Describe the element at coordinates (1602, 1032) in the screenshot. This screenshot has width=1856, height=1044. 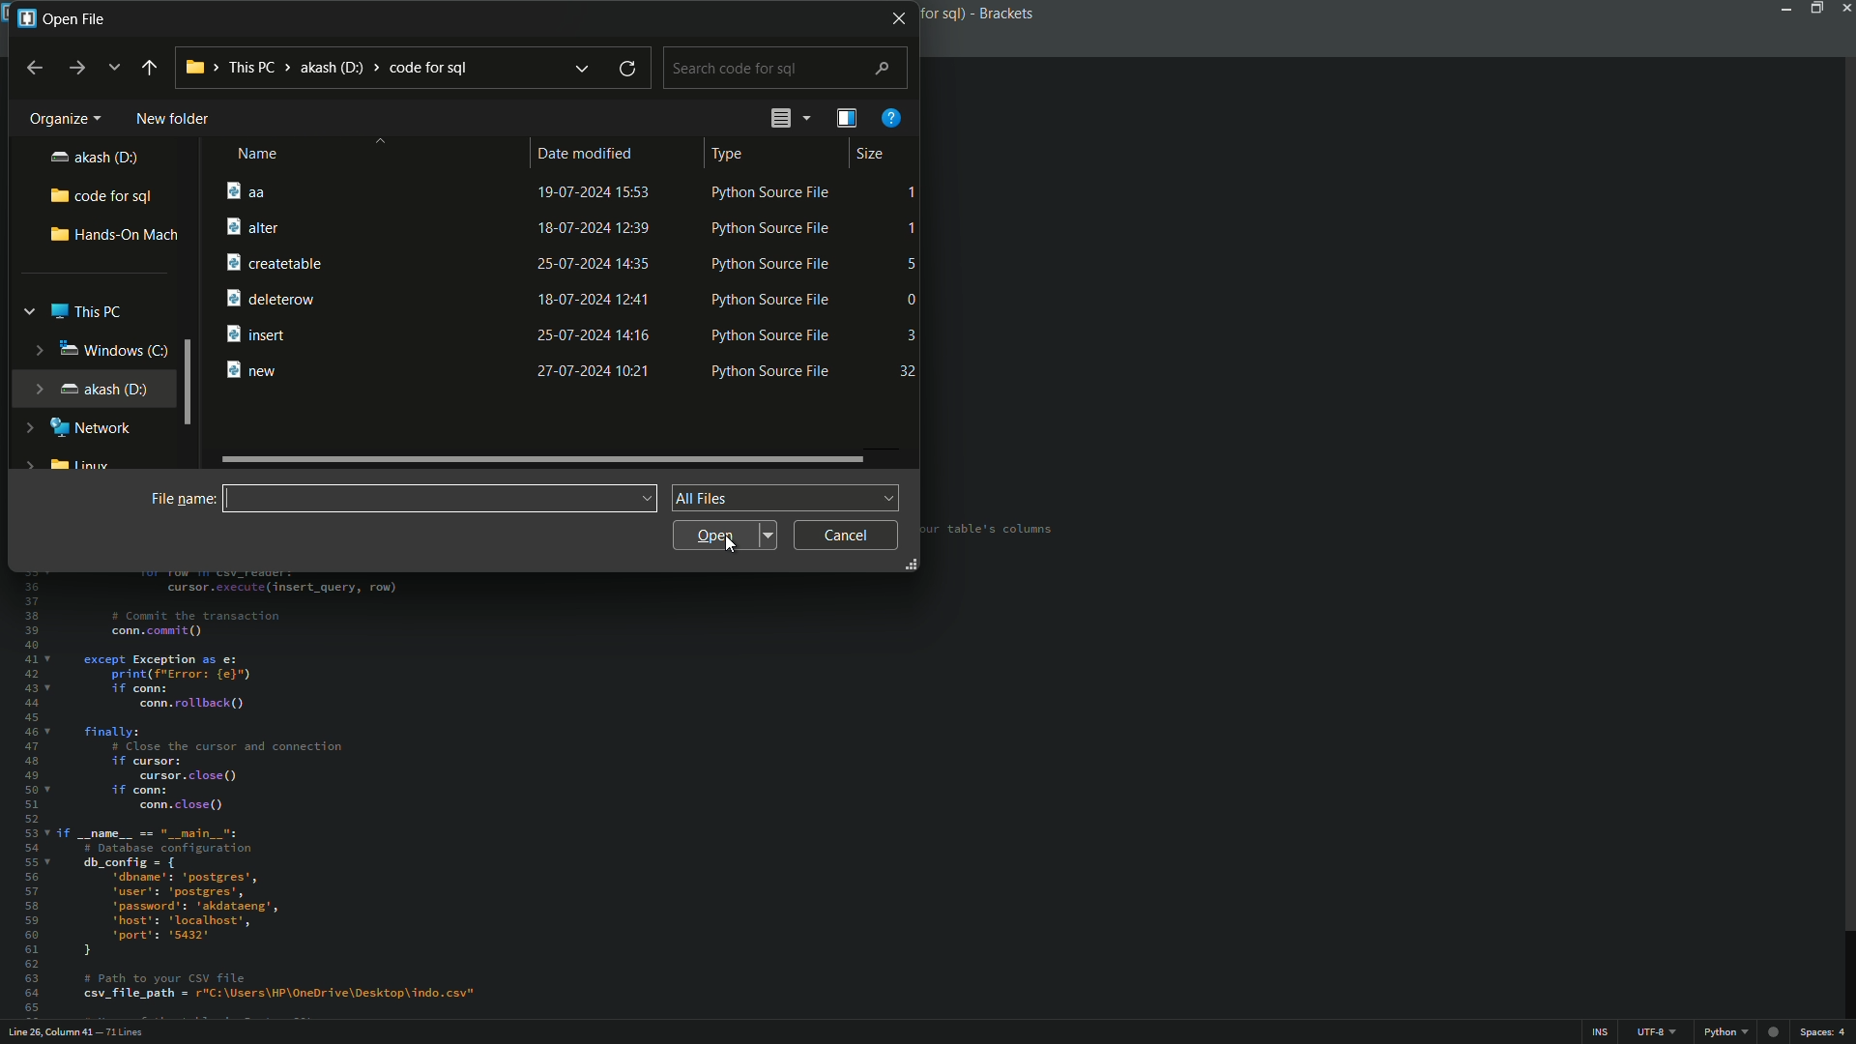
I see `ins` at that location.